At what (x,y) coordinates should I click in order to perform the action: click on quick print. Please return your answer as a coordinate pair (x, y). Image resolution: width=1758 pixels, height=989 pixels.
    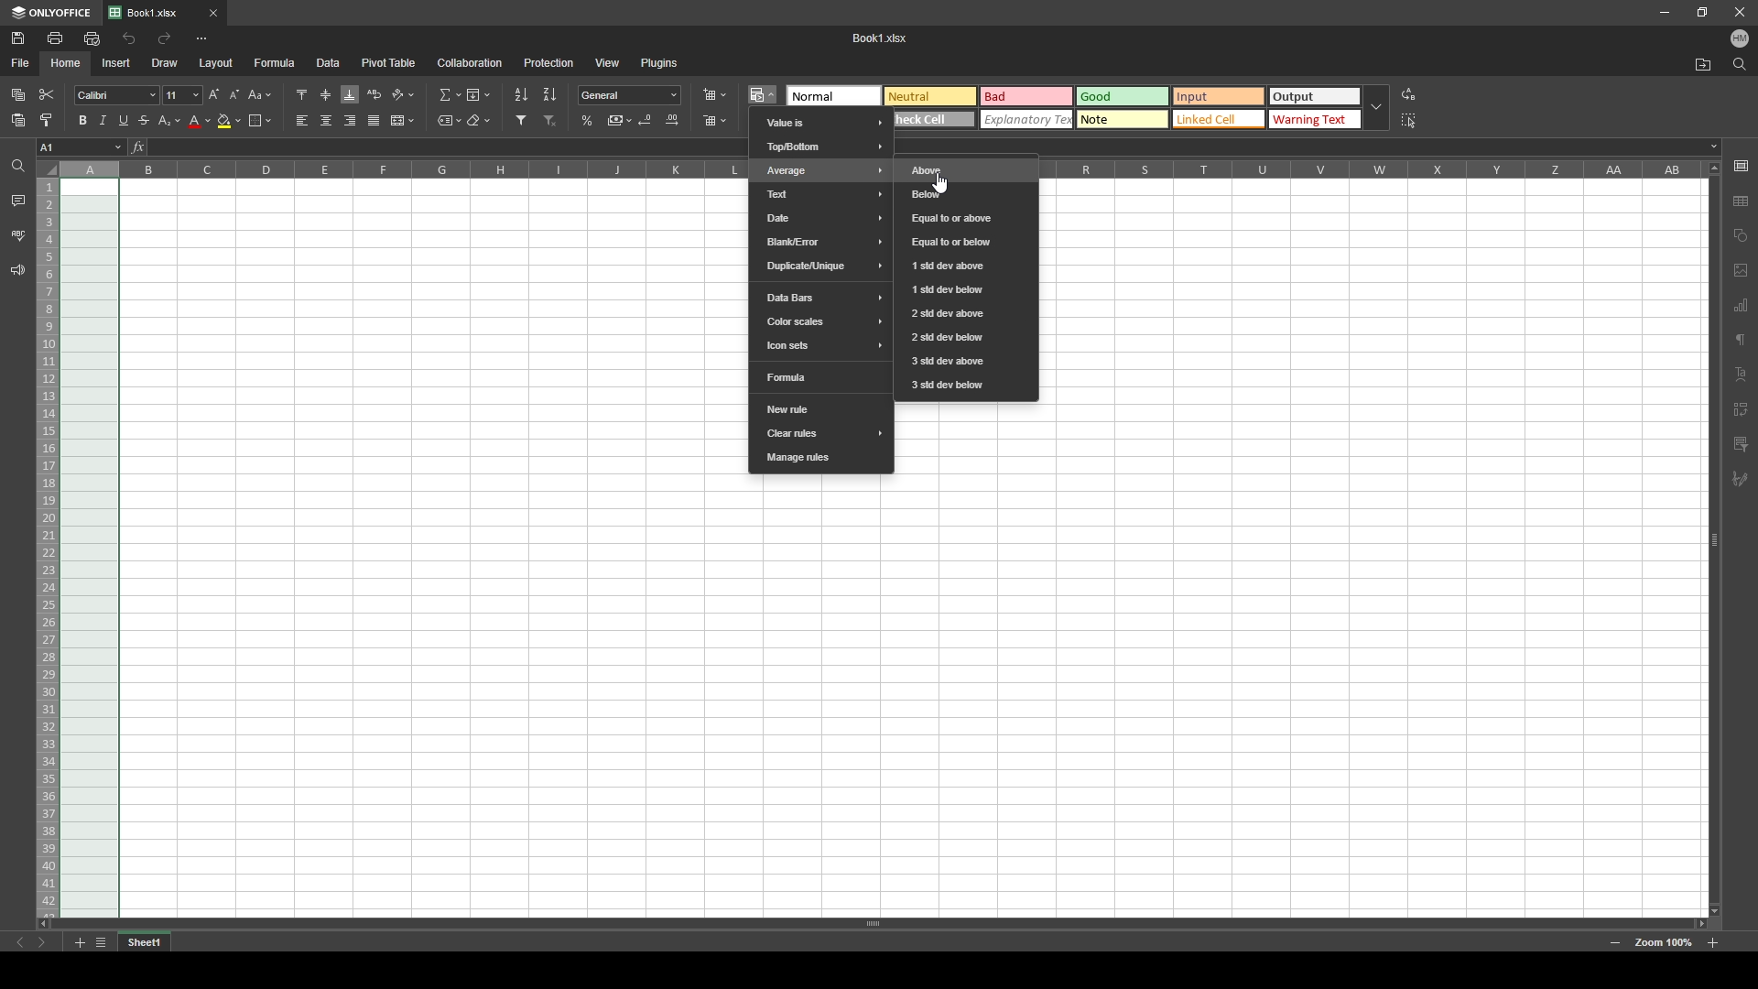
    Looking at the image, I should click on (91, 38).